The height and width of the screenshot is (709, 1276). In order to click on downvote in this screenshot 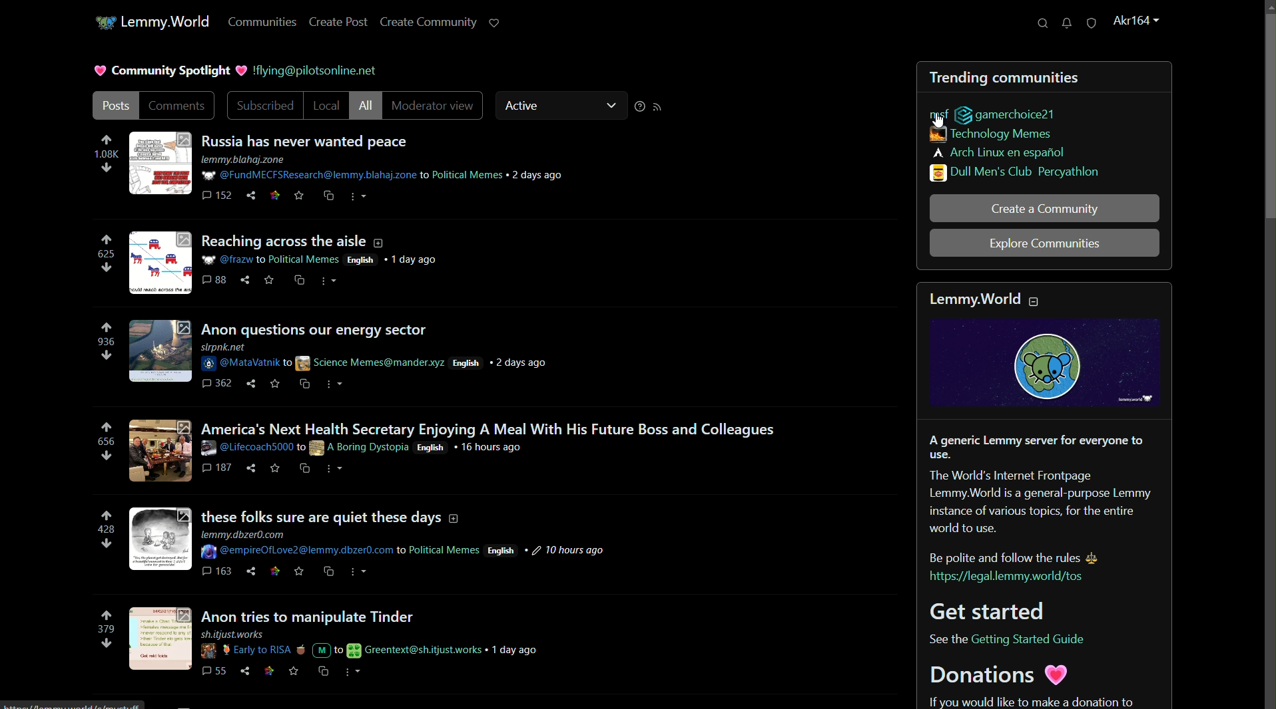, I will do `click(106, 268)`.